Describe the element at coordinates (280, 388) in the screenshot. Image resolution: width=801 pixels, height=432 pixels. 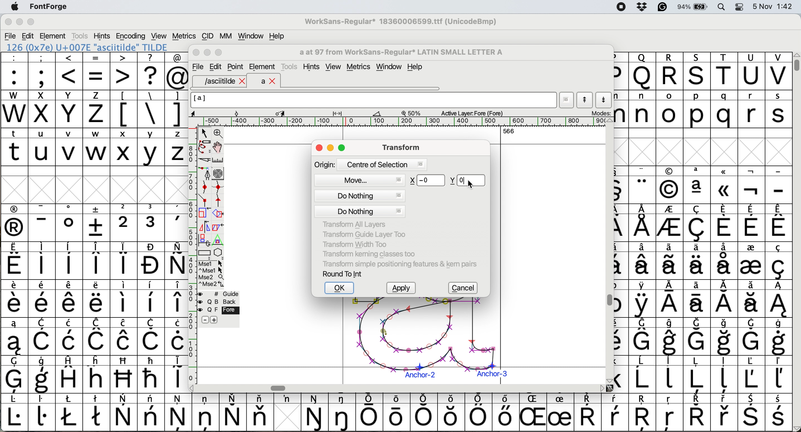
I see `Horizontal scroll bar` at that location.